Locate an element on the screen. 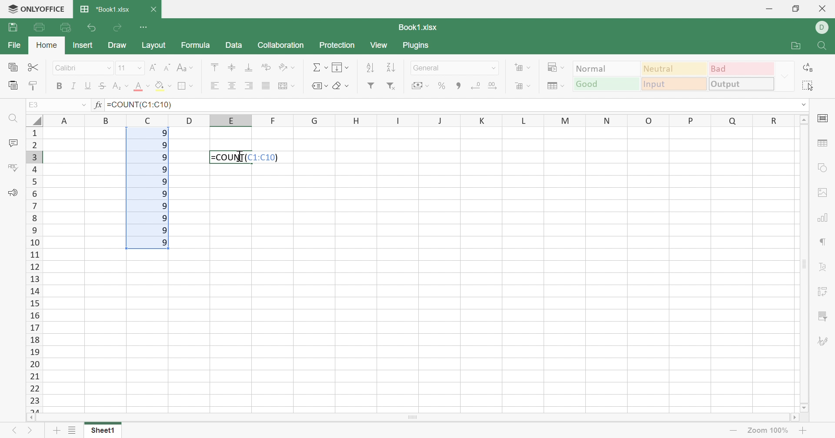 The width and height of the screenshot is (835, 438). Merge and center is located at coordinates (287, 86).